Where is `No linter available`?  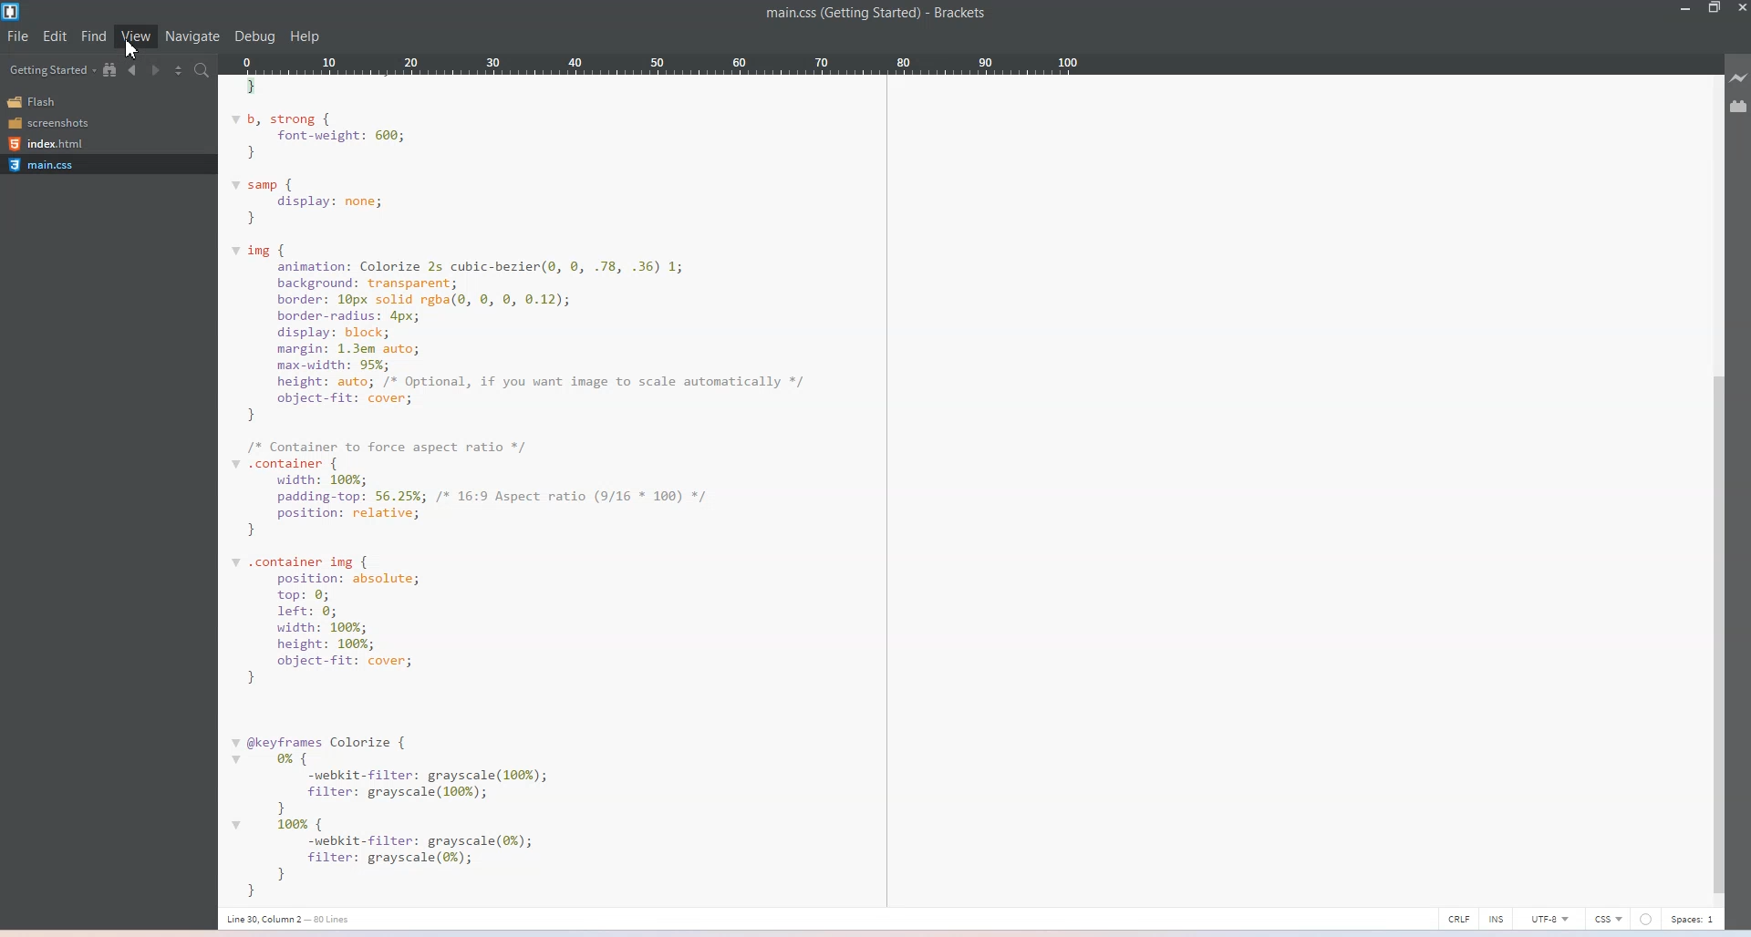 No linter available is located at coordinates (1649, 920).